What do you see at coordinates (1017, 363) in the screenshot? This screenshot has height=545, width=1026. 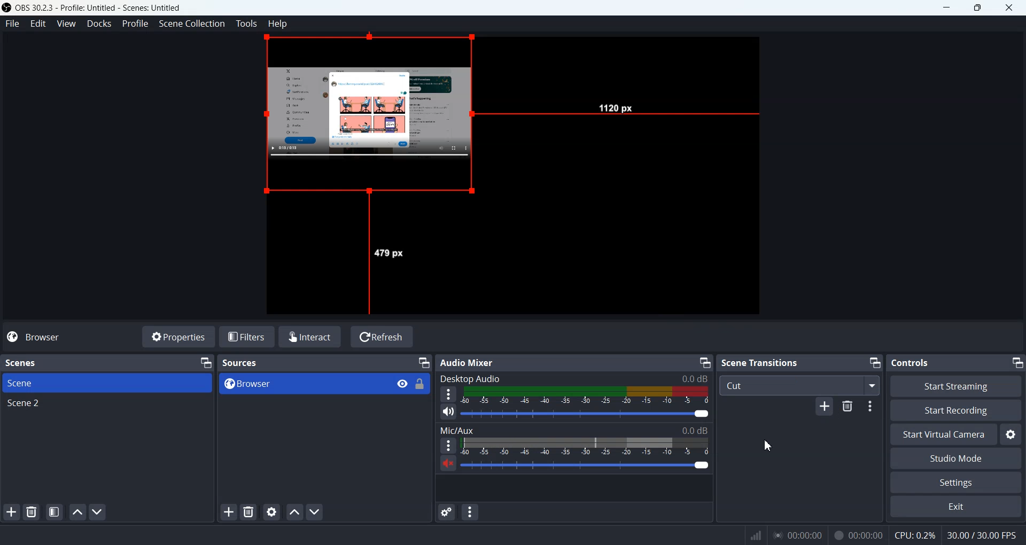 I see `Minimize` at bounding box center [1017, 363].